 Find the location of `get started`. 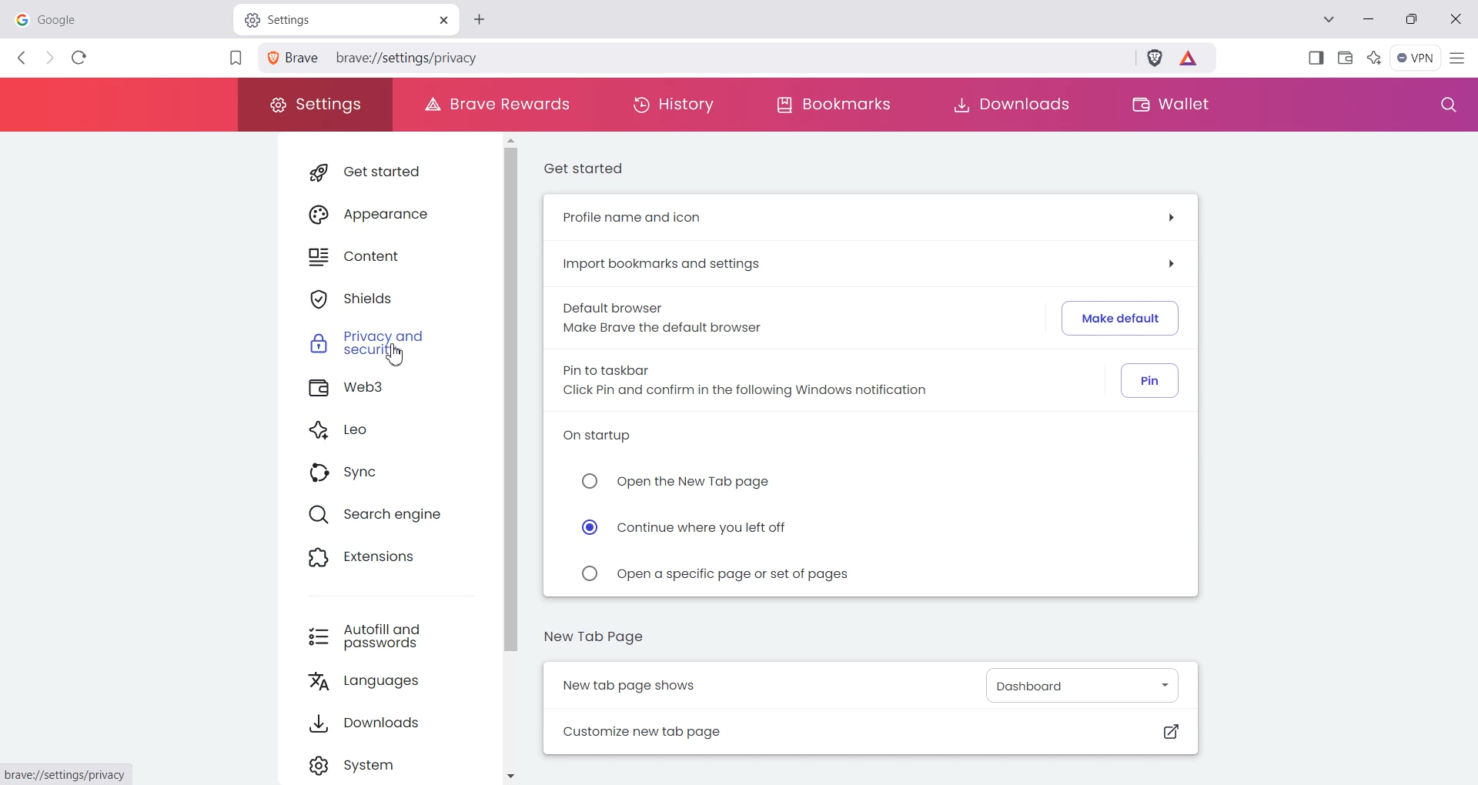

get started is located at coordinates (589, 170).